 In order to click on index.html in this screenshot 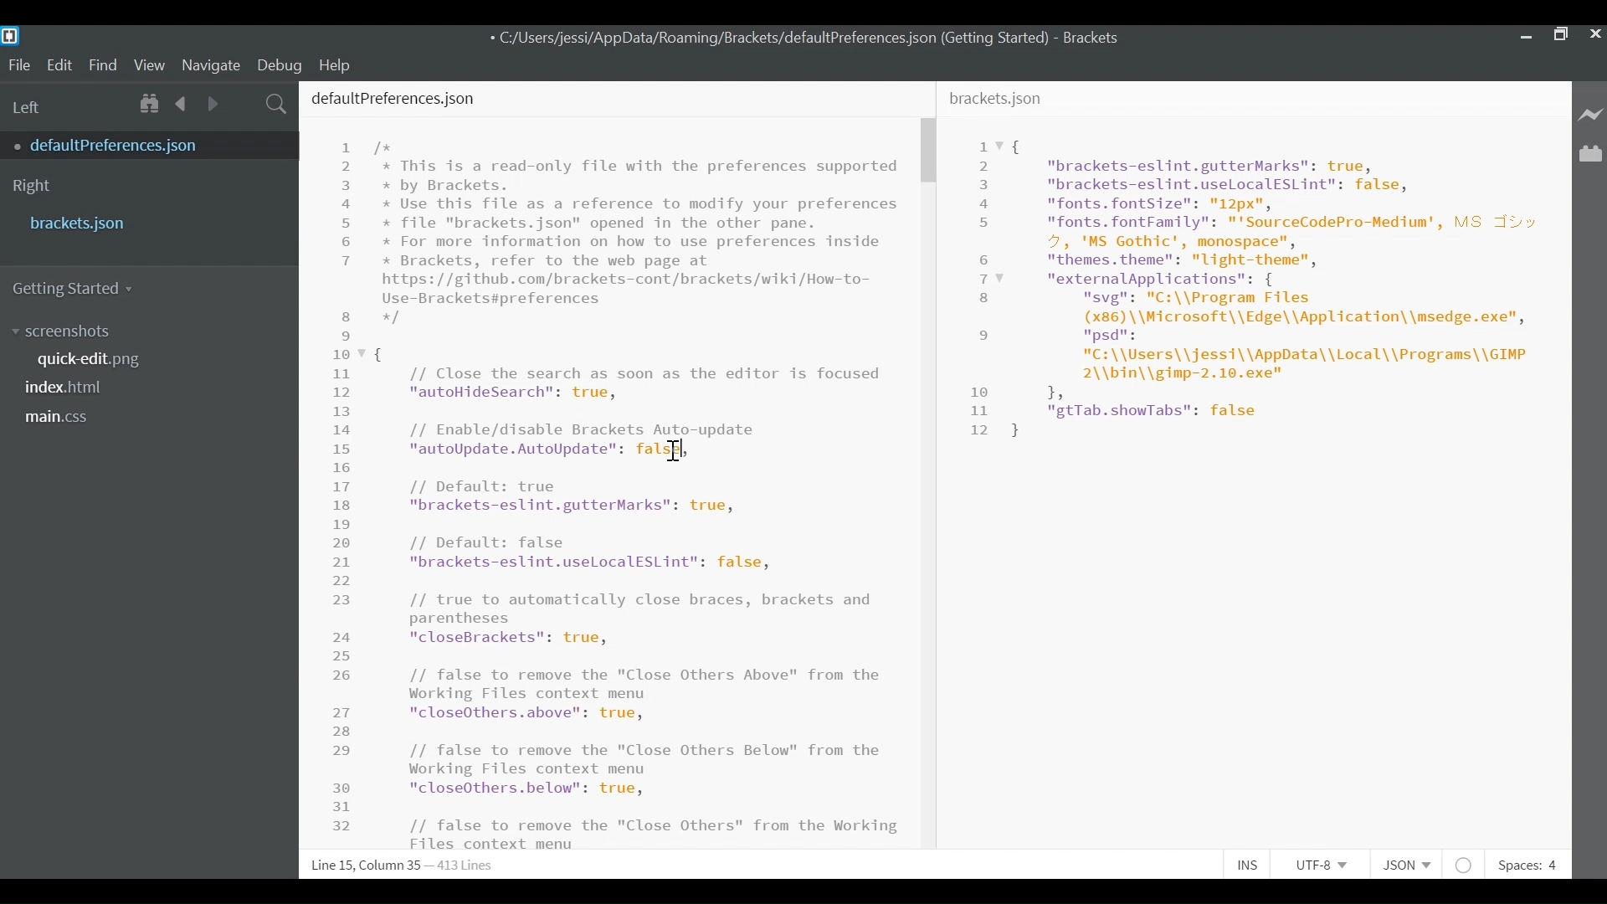, I will do `click(69, 386)`.